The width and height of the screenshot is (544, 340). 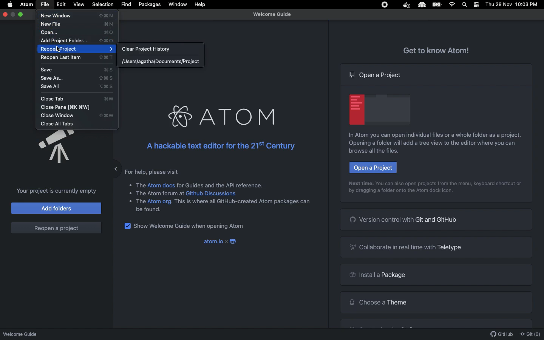 I want to click on Collaborate in real time with Teletype, so click(x=408, y=247).